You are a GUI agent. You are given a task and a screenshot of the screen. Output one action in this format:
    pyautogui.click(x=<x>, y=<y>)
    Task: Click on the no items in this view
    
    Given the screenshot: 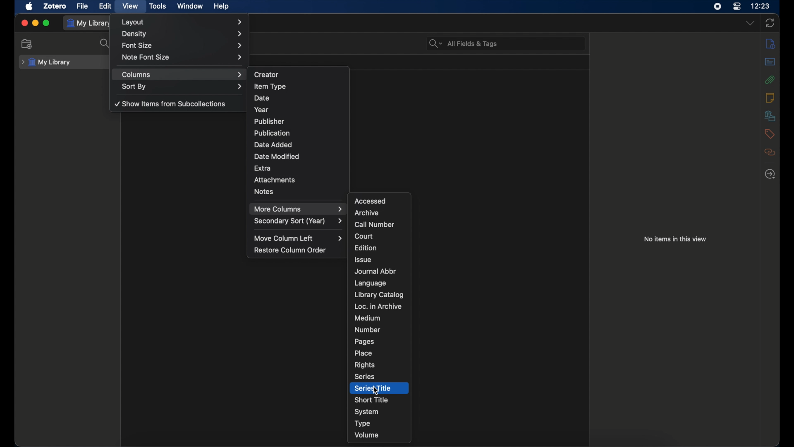 What is the action you would take?
    pyautogui.click(x=677, y=239)
    